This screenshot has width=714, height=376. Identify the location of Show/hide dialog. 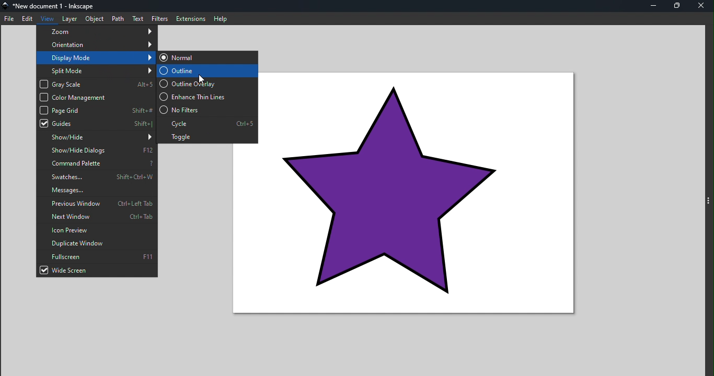
(97, 149).